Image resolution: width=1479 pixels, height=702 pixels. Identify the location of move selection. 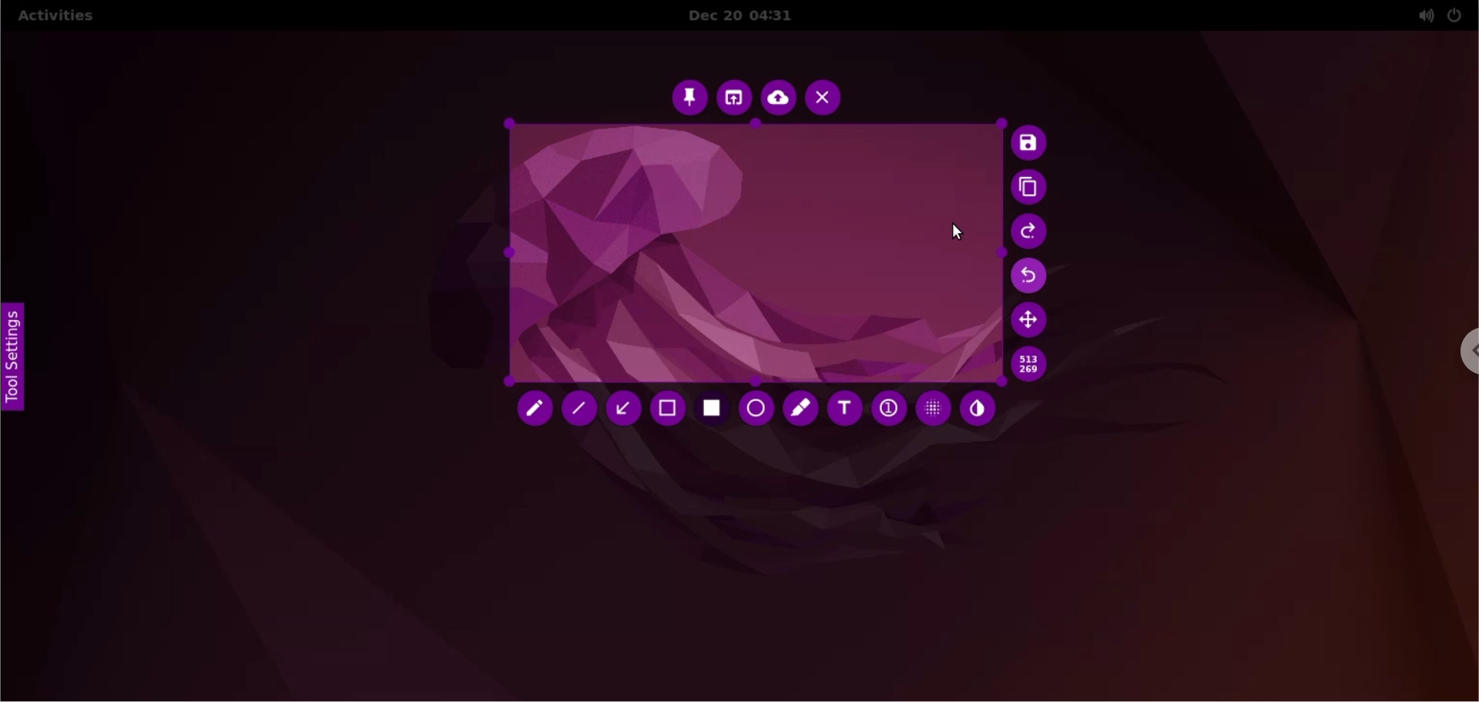
(1030, 320).